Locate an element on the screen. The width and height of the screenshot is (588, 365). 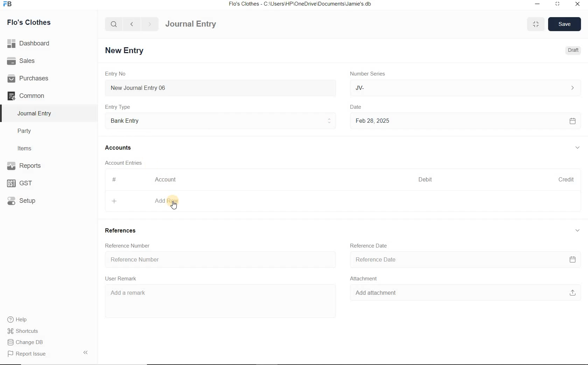
Add attachment is located at coordinates (465, 293).